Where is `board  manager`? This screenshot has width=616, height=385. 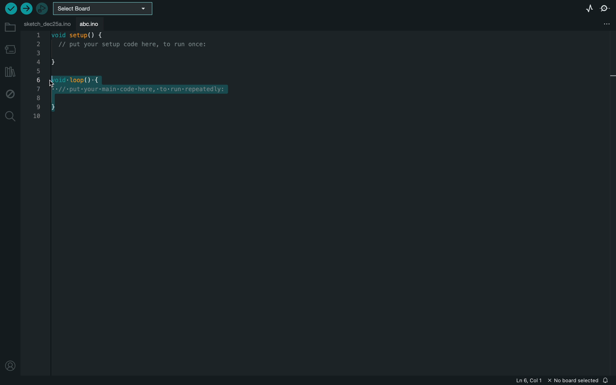 board  manager is located at coordinates (9, 49).